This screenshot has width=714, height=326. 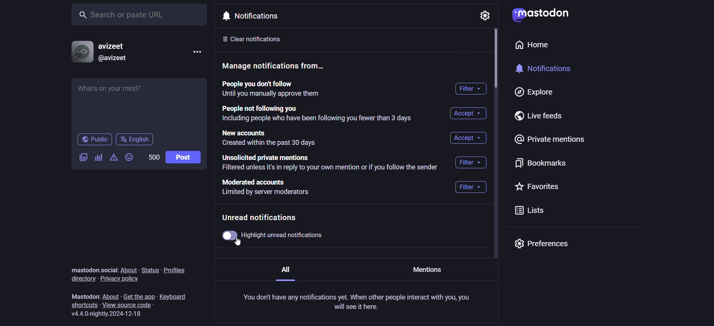 I want to click on profile picture, so click(x=81, y=52).